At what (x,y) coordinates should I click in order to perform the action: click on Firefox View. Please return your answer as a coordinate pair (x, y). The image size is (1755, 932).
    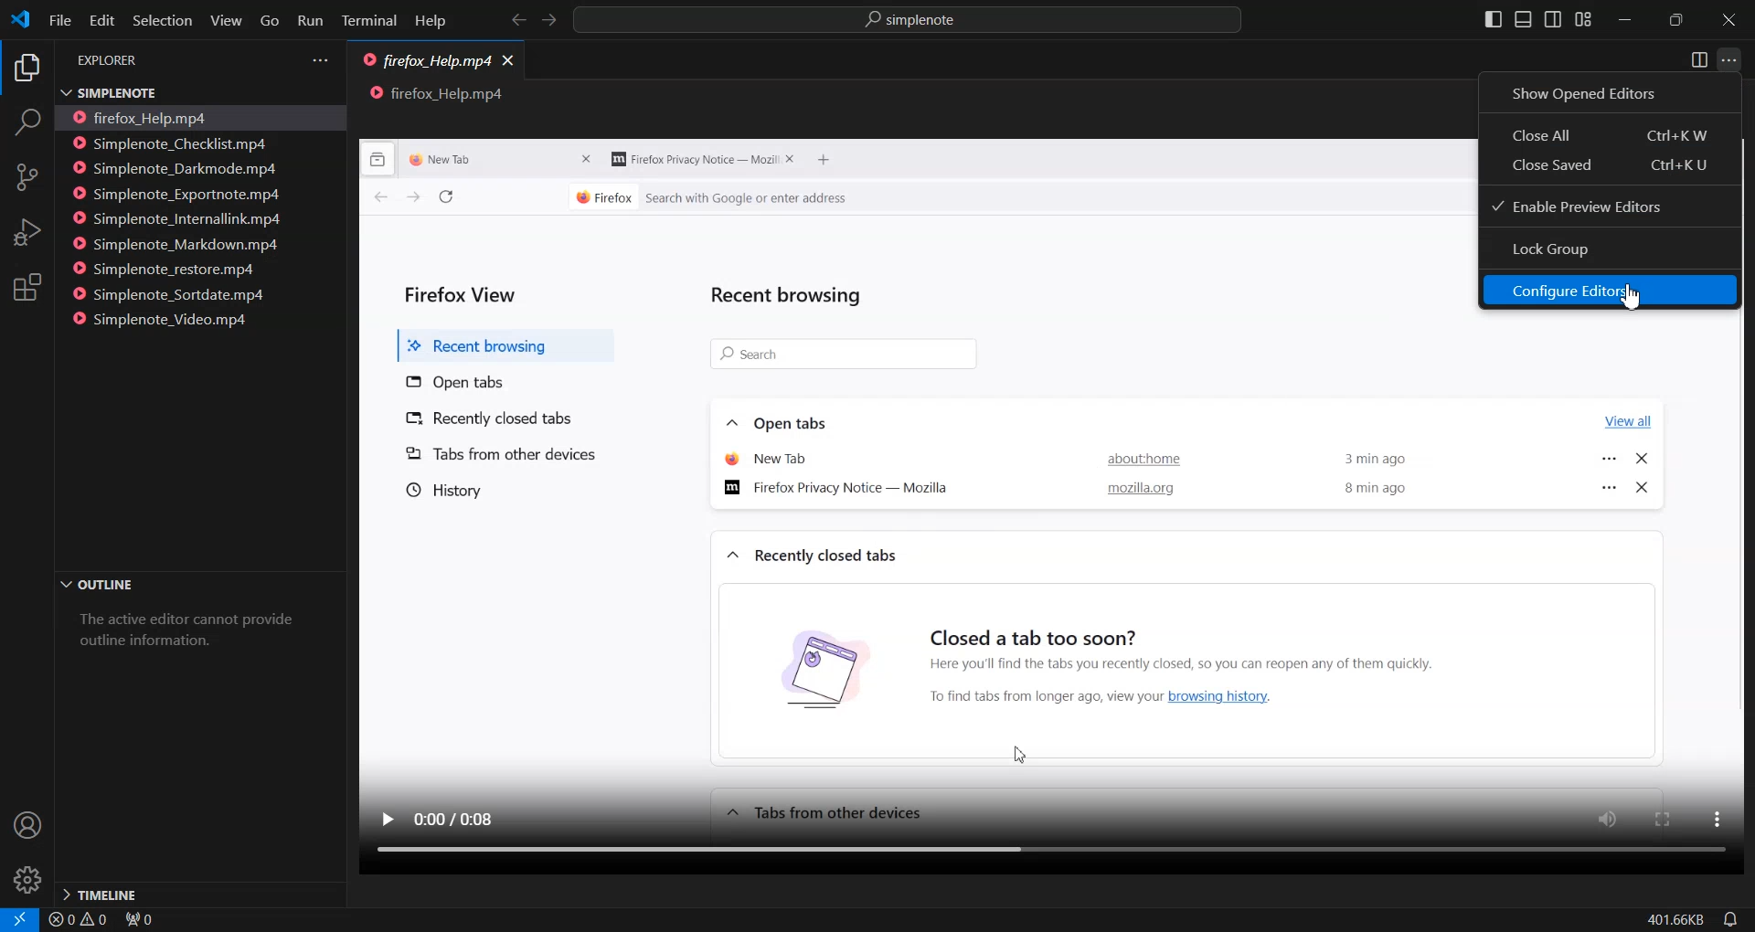
    Looking at the image, I should click on (463, 290).